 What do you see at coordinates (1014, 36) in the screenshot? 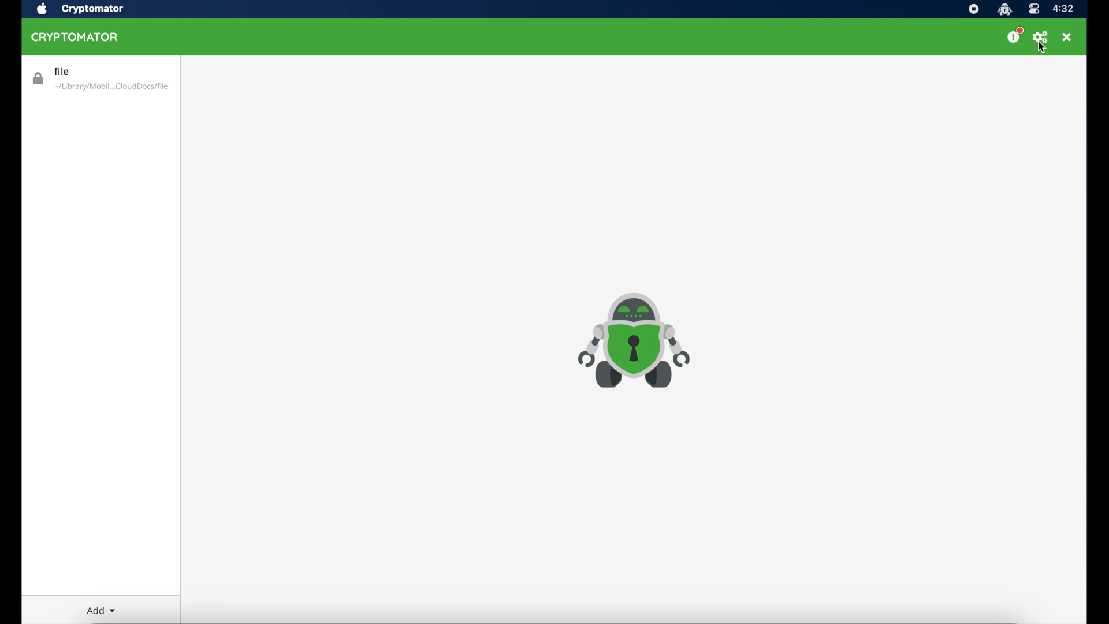
I see `donate` at bounding box center [1014, 36].